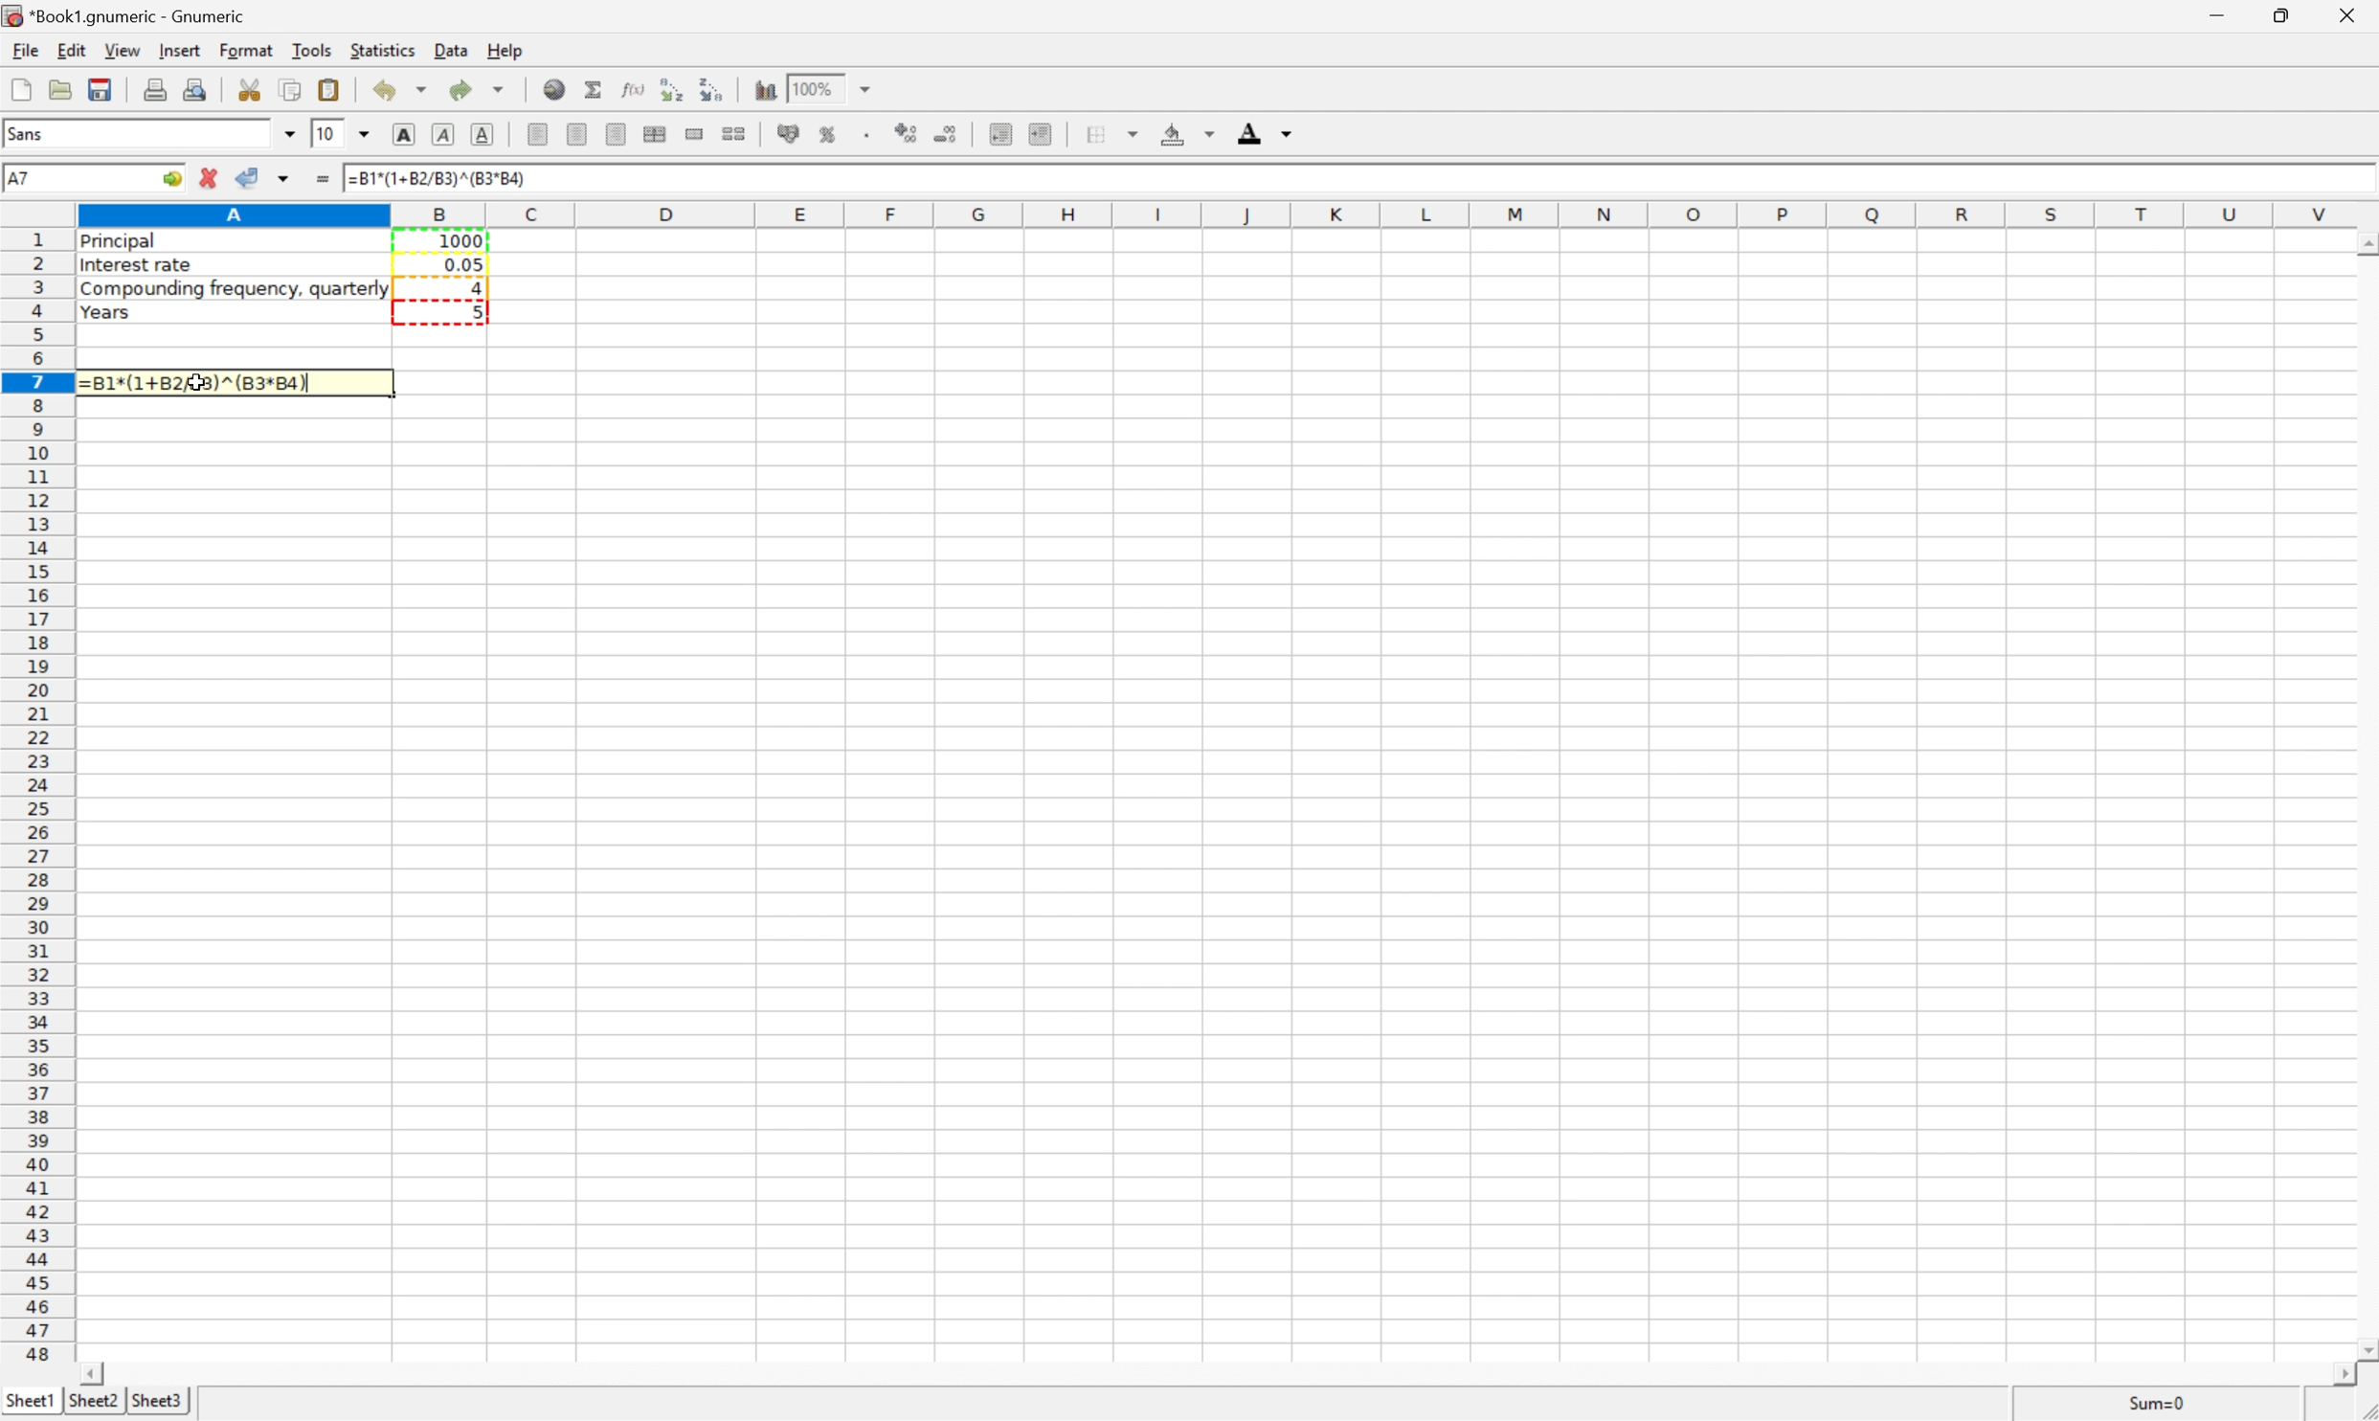 Image resolution: width=2379 pixels, height=1421 pixels. Describe the element at coordinates (815, 87) in the screenshot. I see `100%` at that location.